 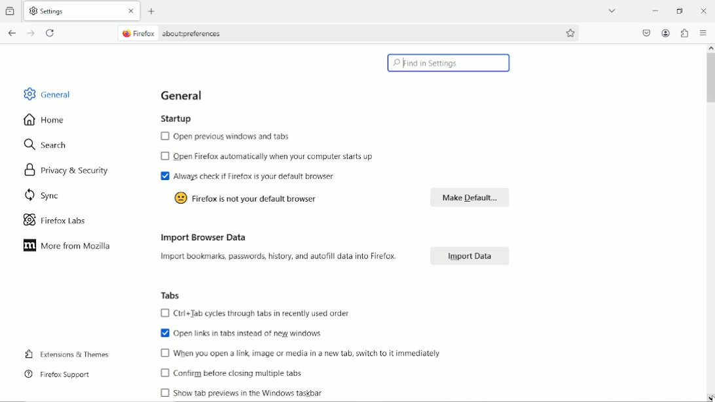 What do you see at coordinates (185, 96) in the screenshot?
I see `General` at bounding box center [185, 96].